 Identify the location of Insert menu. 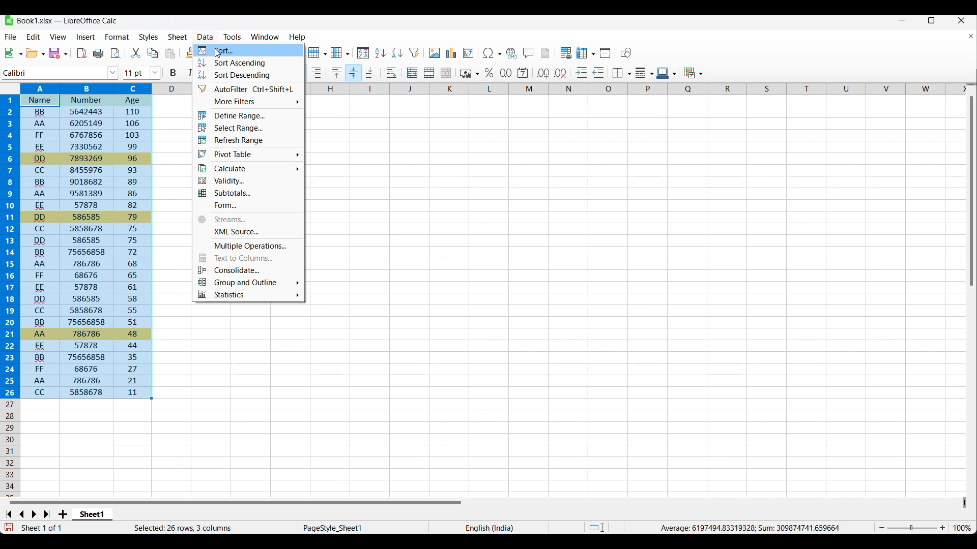
(86, 37).